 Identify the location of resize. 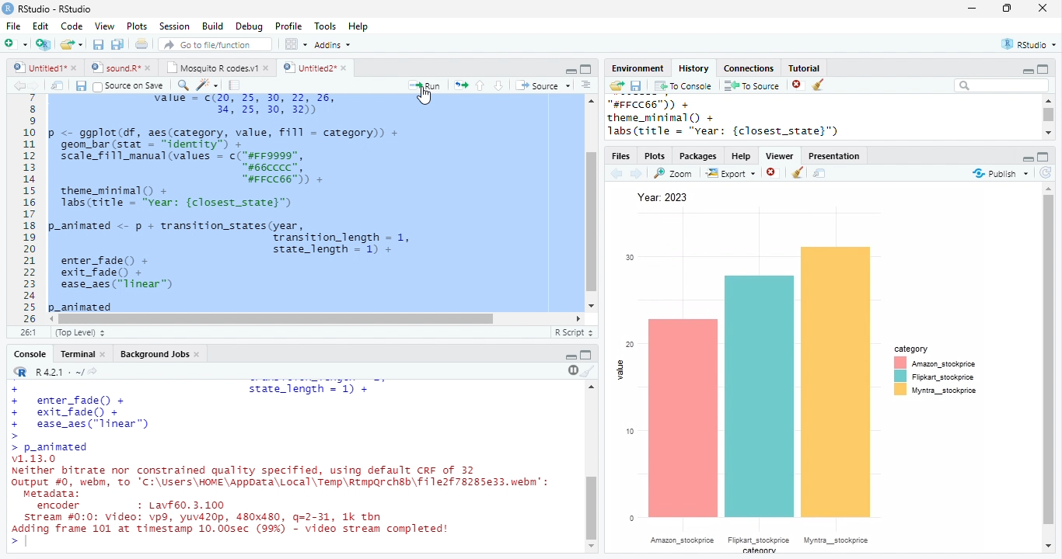
(1007, 9).